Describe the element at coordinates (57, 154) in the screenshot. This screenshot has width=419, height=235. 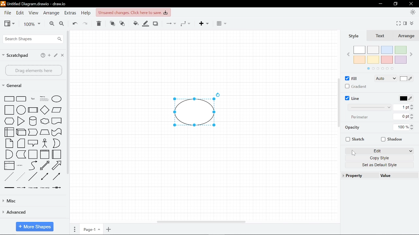
I see `horizontal container` at that location.